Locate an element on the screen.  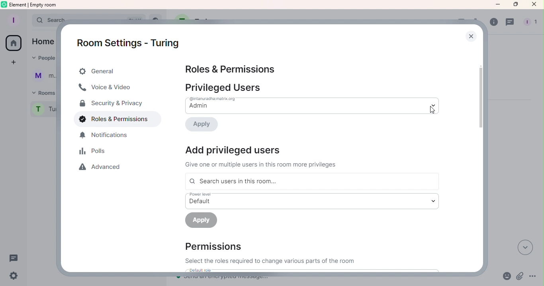
home is located at coordinates (45, 42).